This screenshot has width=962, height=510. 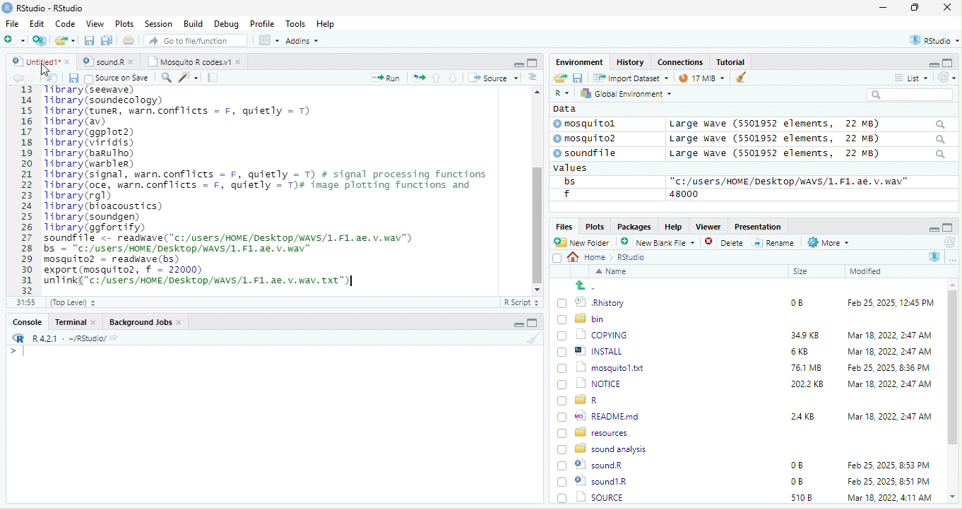 I want to click on  Name, so click(x=614, y=273).